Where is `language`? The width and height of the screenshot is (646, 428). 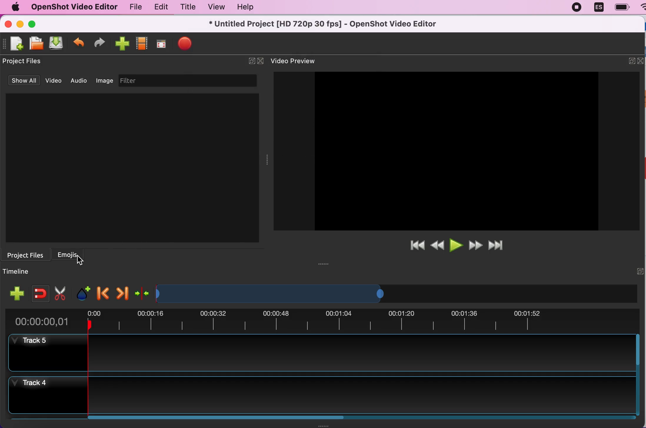
language is located at coordinates (596, 7).